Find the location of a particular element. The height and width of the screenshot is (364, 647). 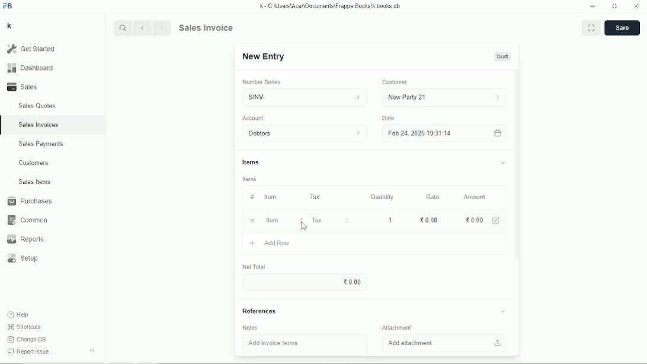

Tax is located at coordinates (332, 220).